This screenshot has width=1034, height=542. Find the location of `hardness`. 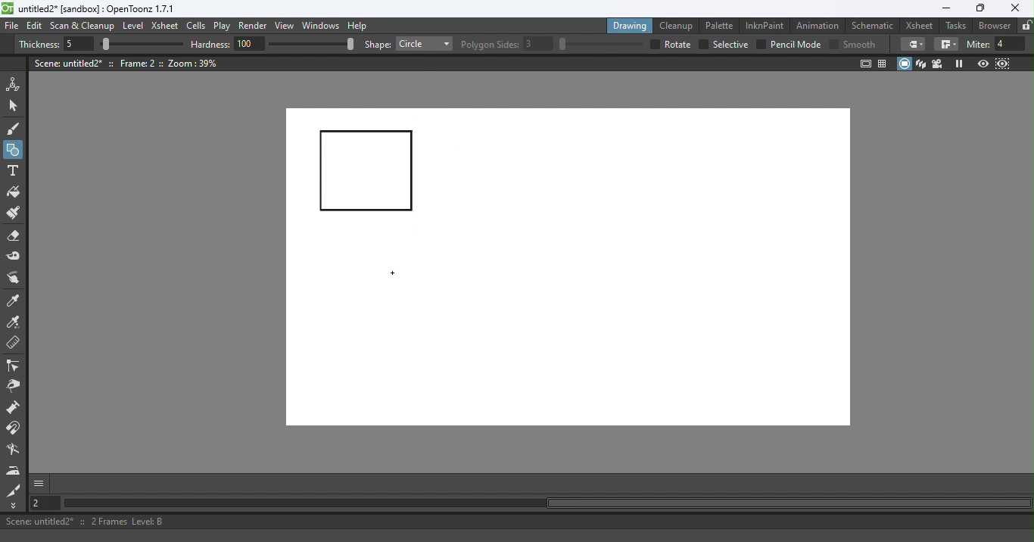

hardness is located at coordinates (212, 44).